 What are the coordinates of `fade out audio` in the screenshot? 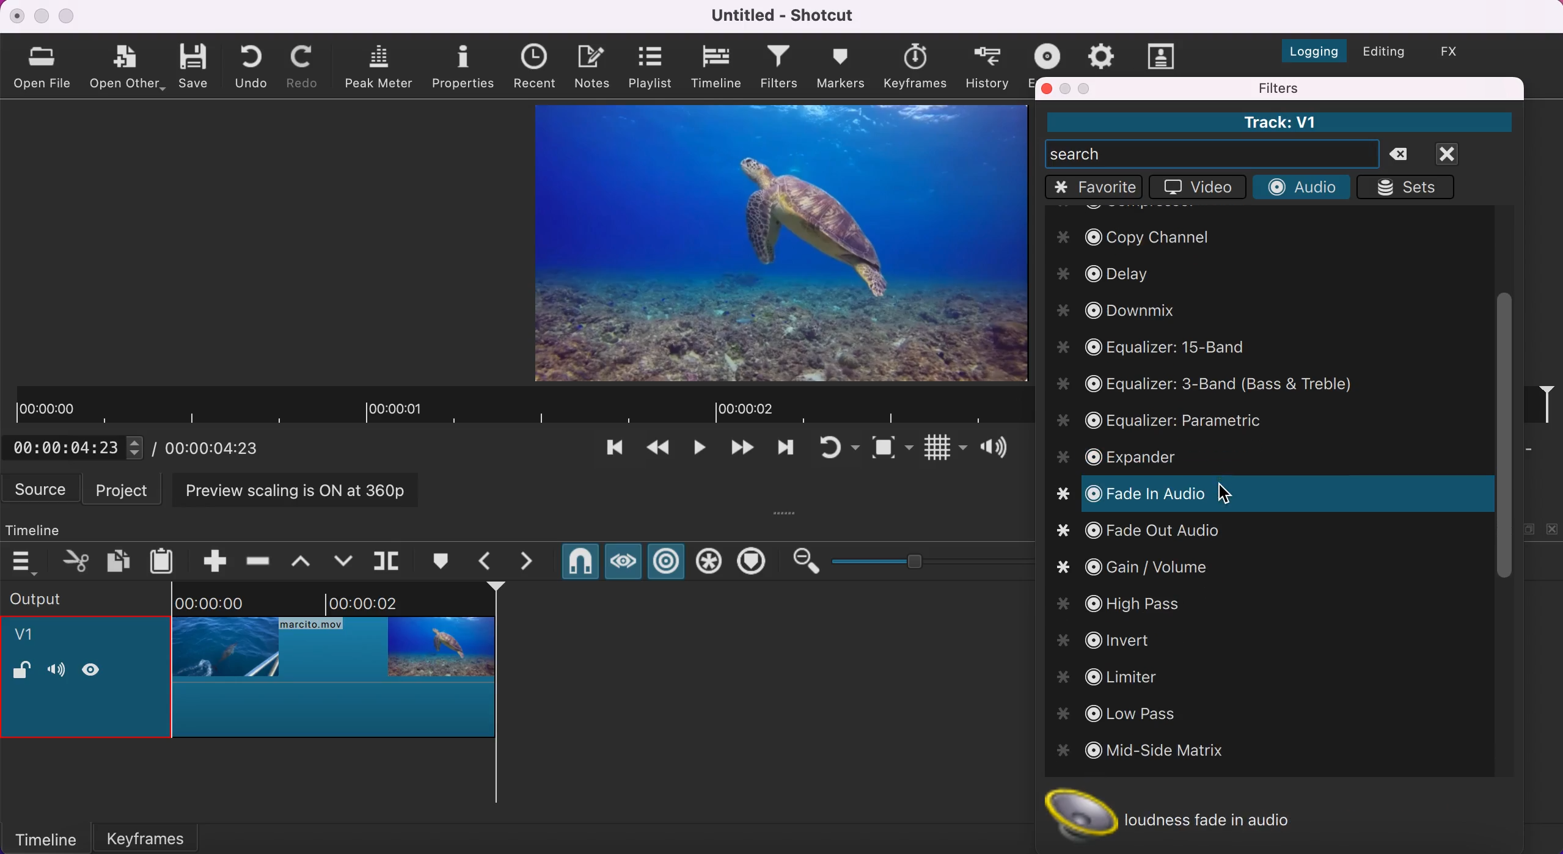 It's located at (1152, 531).